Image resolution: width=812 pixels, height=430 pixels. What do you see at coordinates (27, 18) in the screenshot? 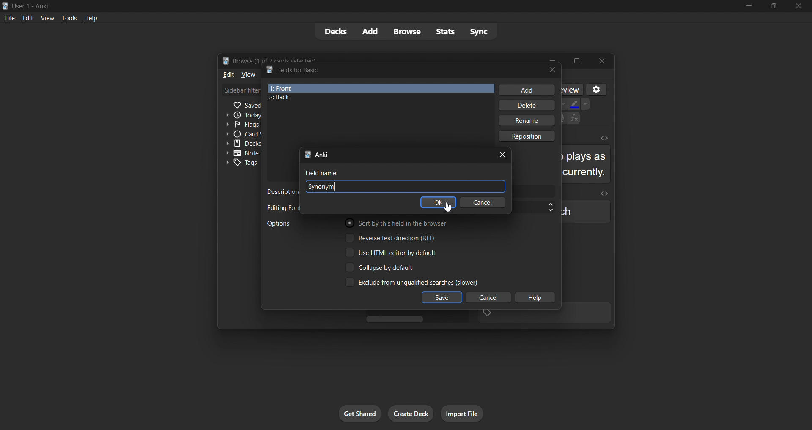
I see `edit` at bounding box center [27, 18].